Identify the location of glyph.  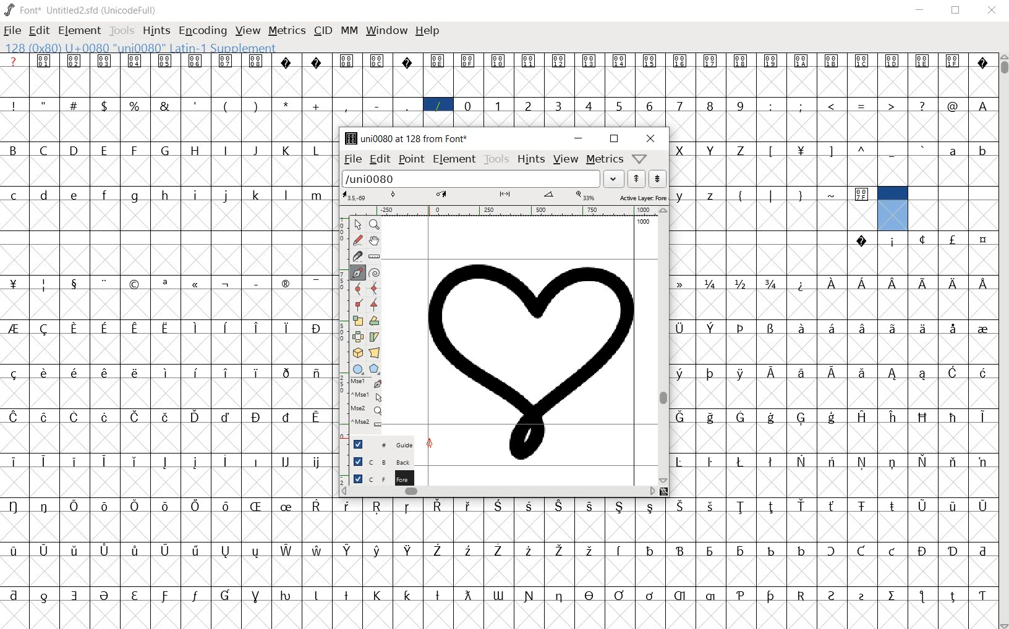
(832, 596).